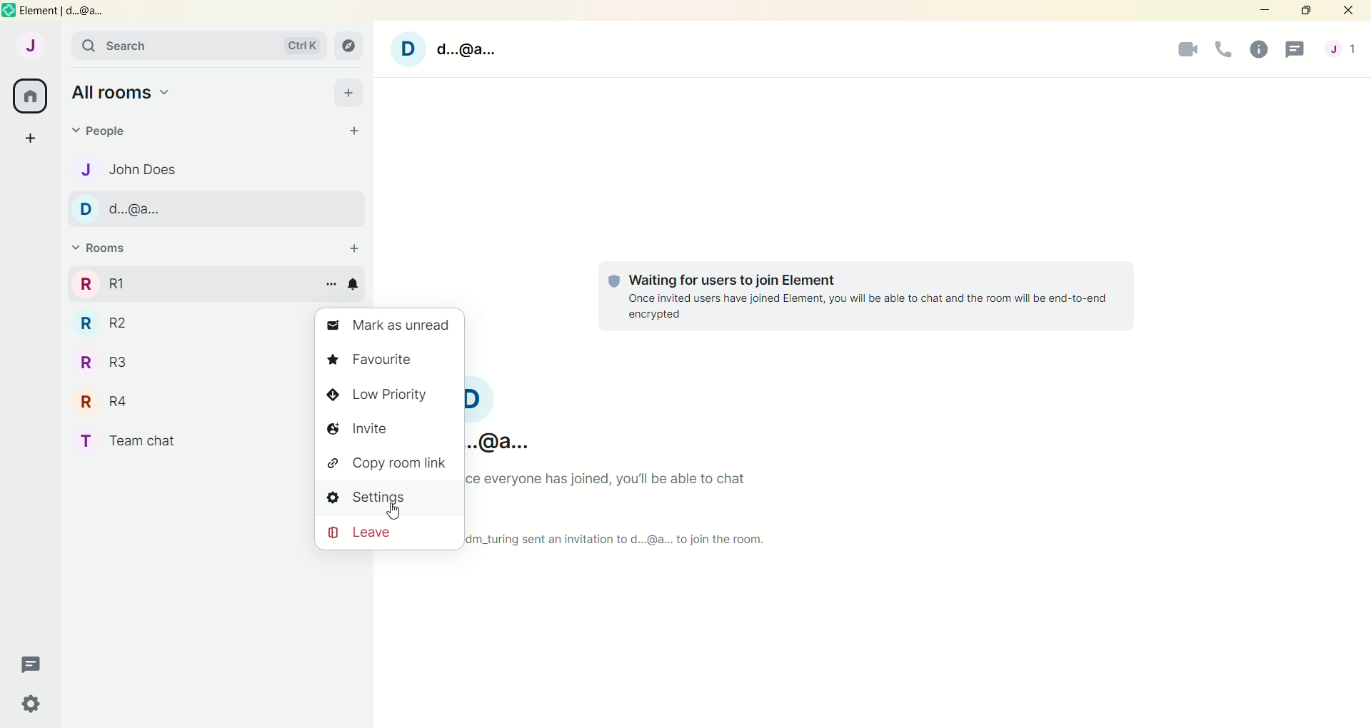 This screenshot has height=728, width=1371. Describe the element at coordinates (350, 46) in the screenshot. I see `explore rooms` at that location.